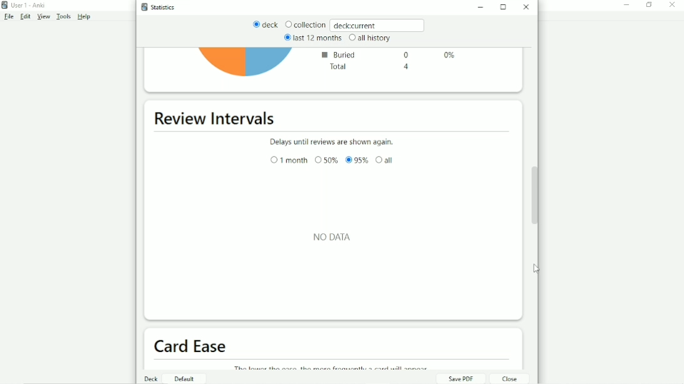 The height and width of the screenshot is (384, 684). Describe the element at coordinates (483, 8) in the screenshot. I see `Minimize` at that location.